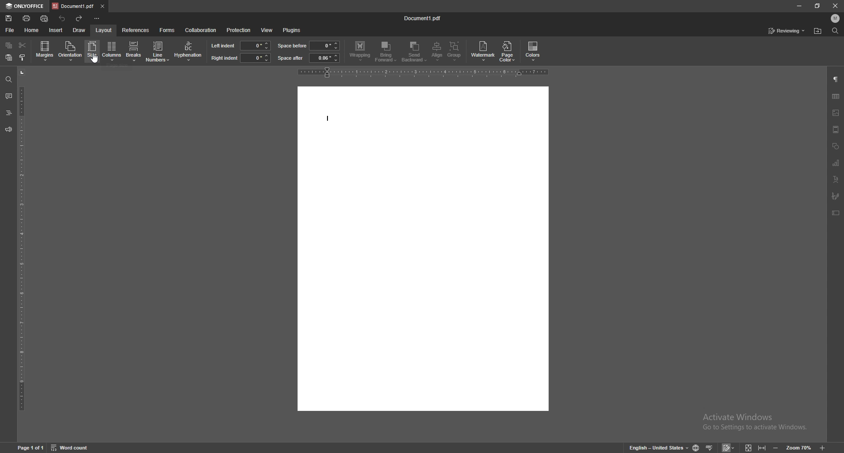  What do you see at coordinates (835, 196) in the screenshot?
I see `signature` at bounding box center [835, 196].